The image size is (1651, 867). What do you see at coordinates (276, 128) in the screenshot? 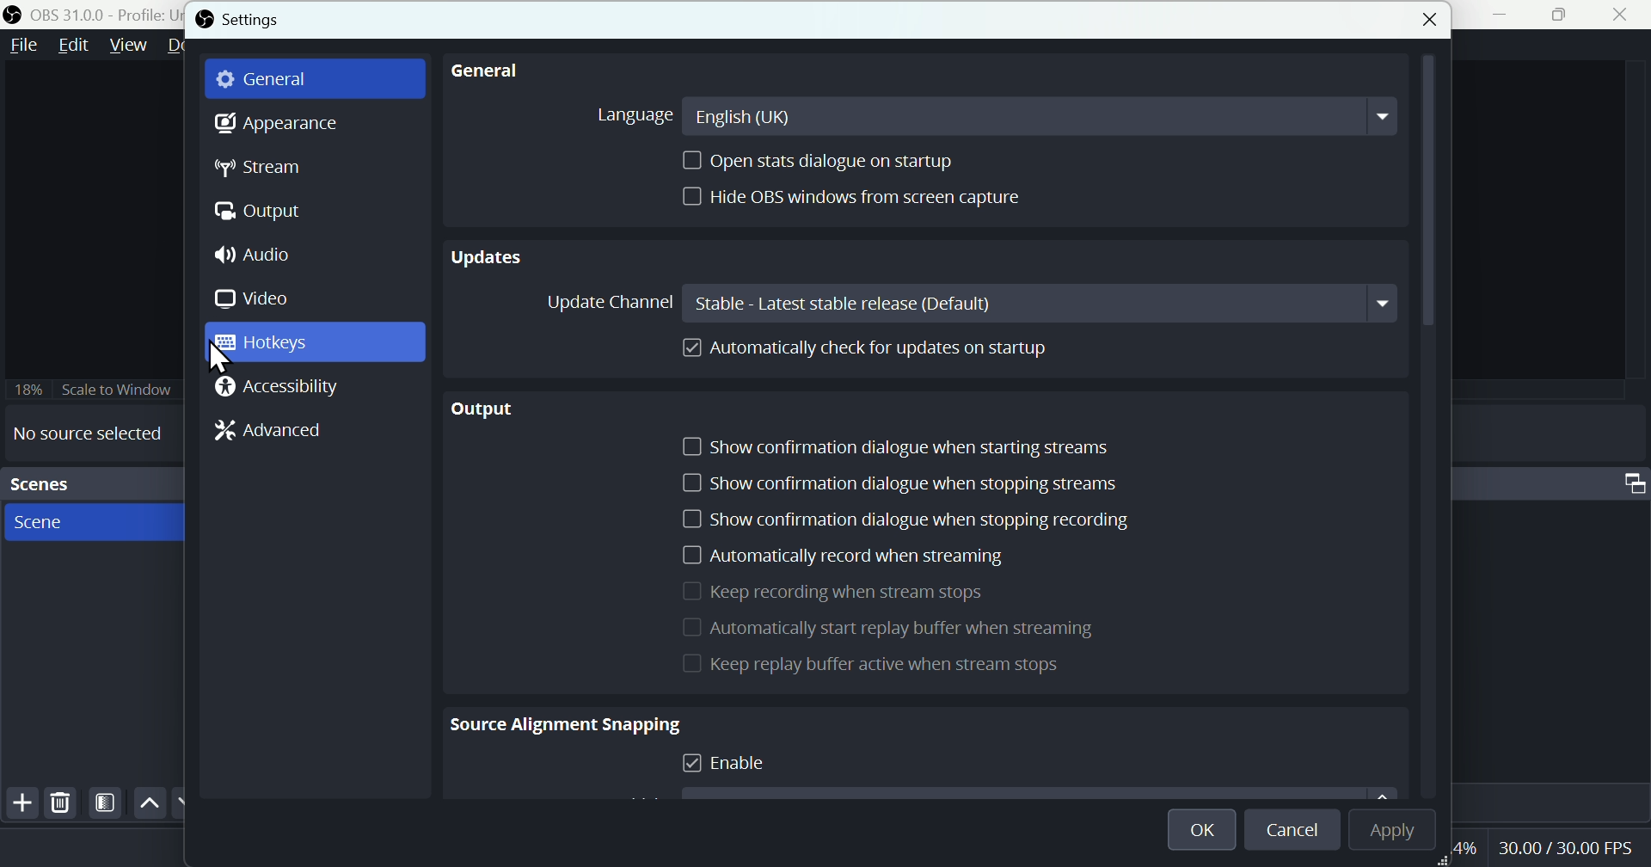
I see `Appearance` at bounding box center [276, 128].